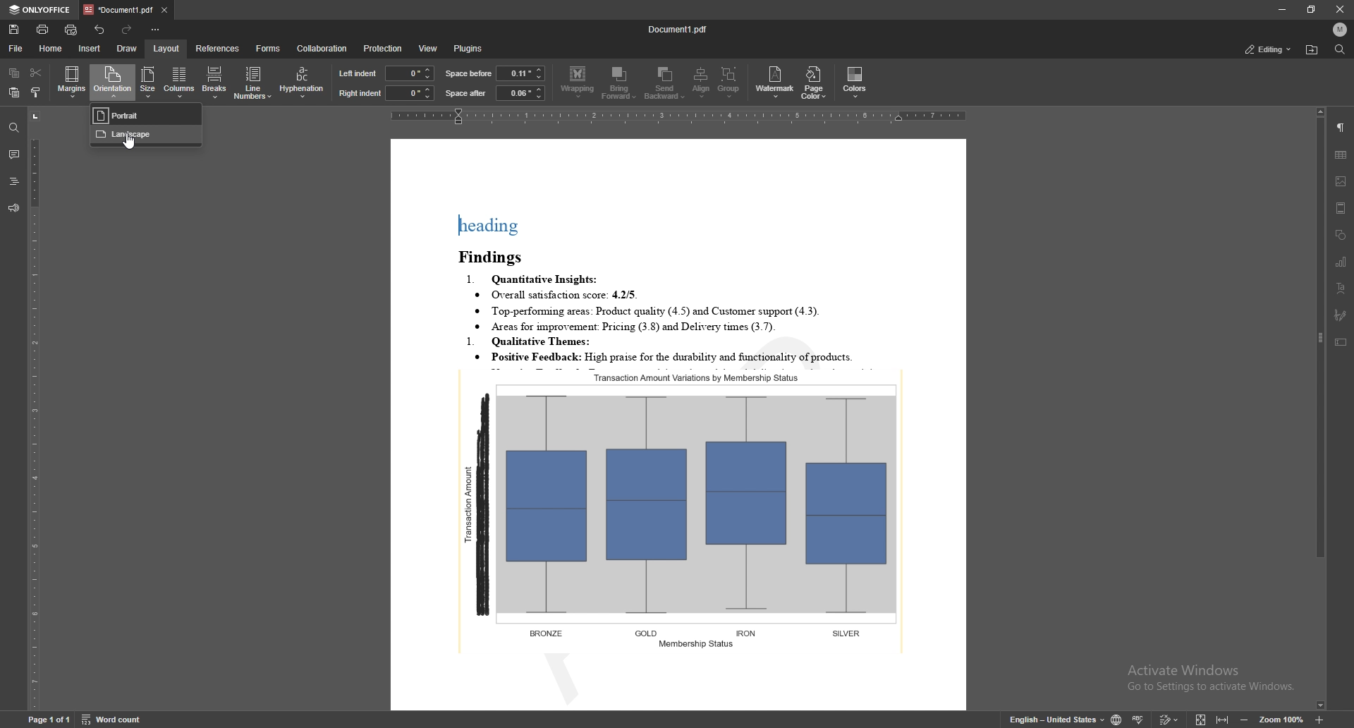  What do you see at coordinates (268, 49) in the screenshot?
I see `forms` at bounding box center [268, 49].